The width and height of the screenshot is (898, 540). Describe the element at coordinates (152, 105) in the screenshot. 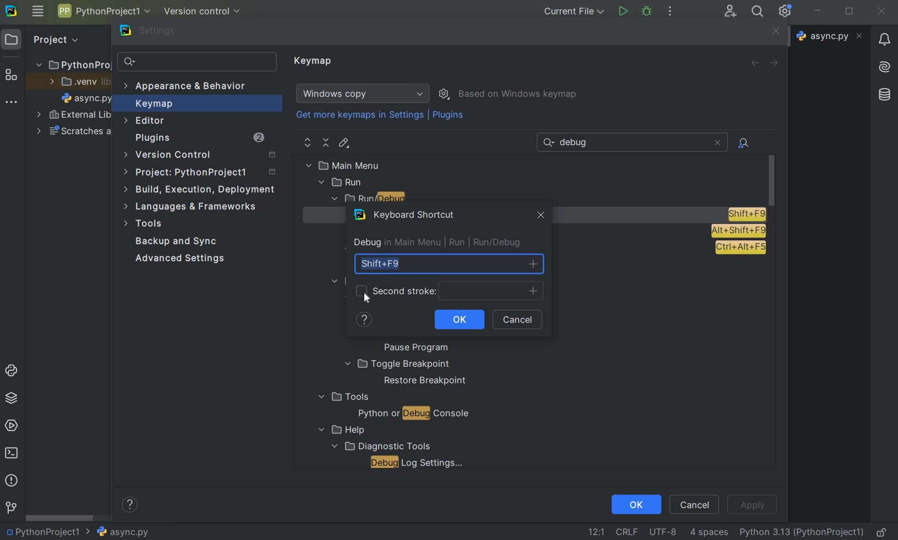

I see `keymap` at that location.